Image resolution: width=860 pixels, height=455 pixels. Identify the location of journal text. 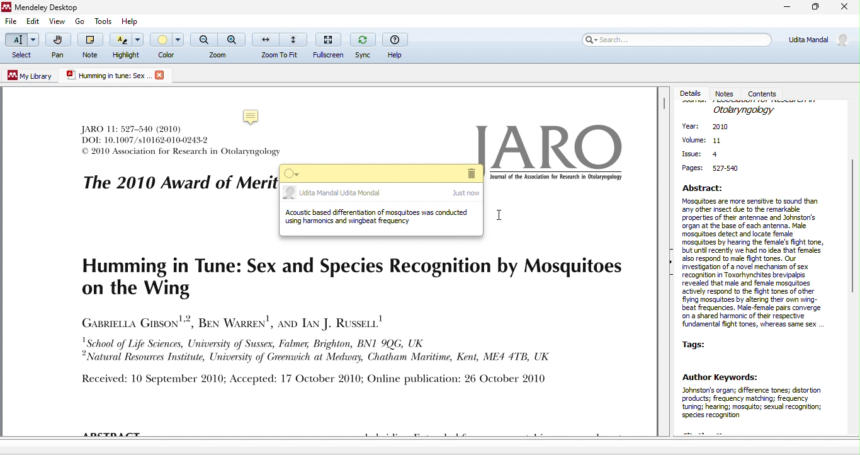
(347, 323).